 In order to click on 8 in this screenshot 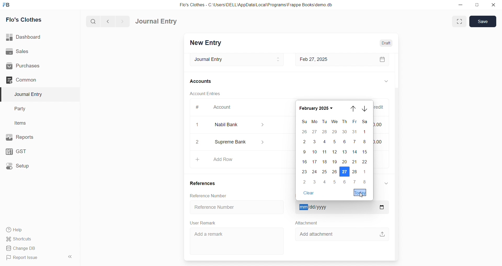, I will do `click(364, 142)`.